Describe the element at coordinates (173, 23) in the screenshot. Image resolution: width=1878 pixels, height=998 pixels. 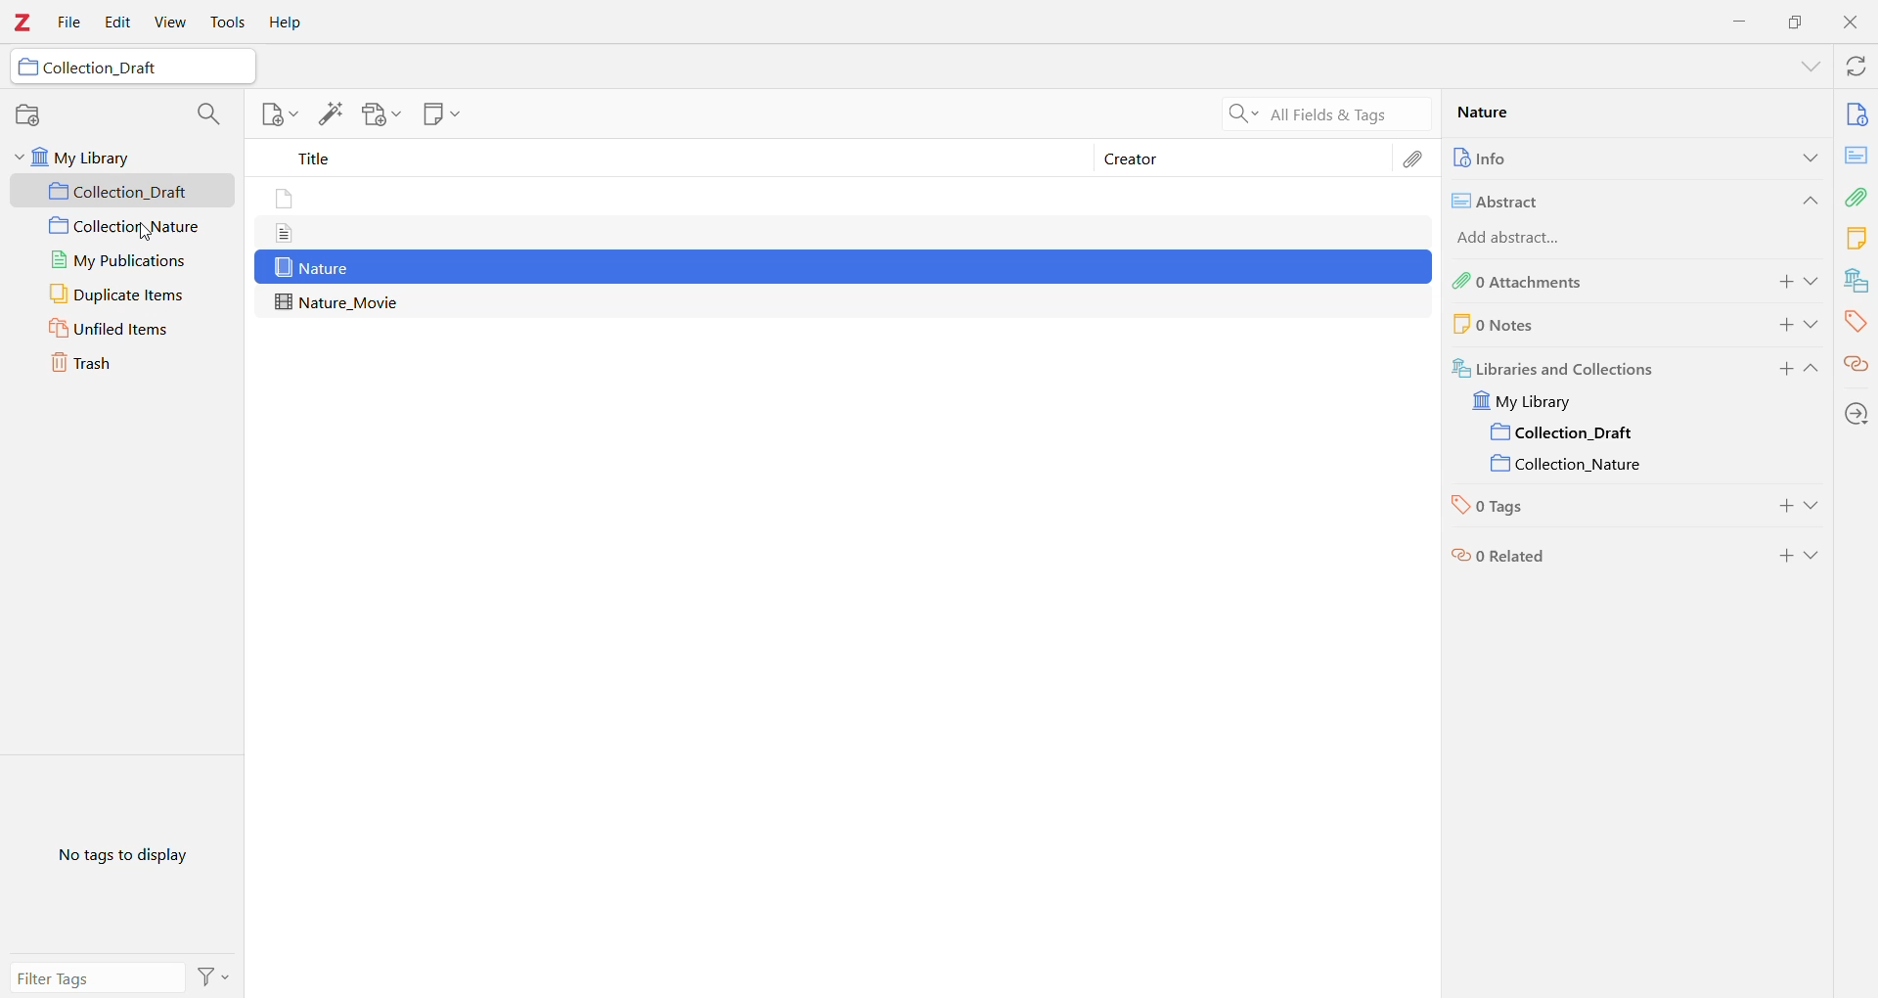
I see `View` at that location.